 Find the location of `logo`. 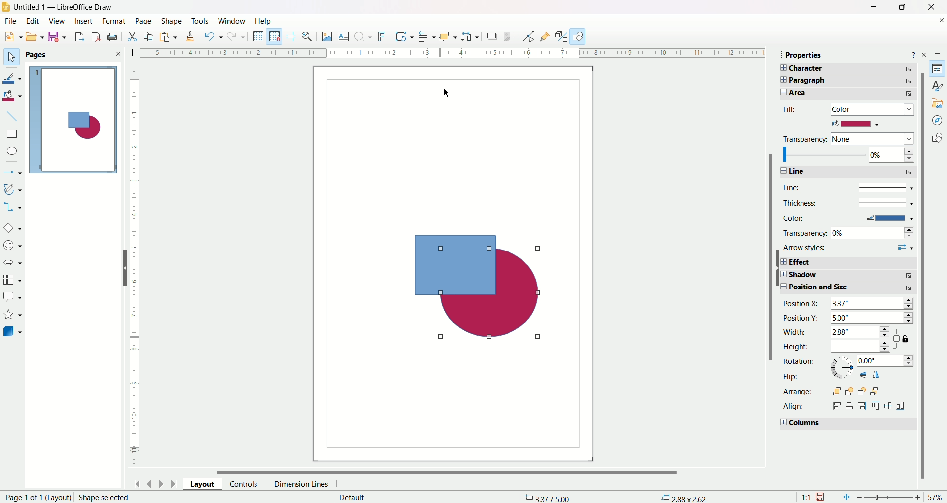

logo is located at coordinates (7, 5).